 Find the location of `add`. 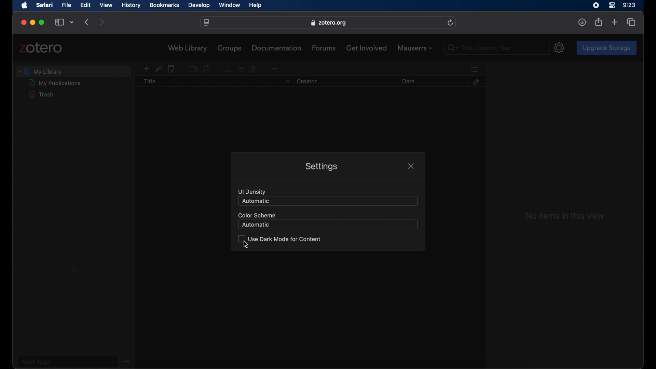

add is located at coordinates (615, 23).